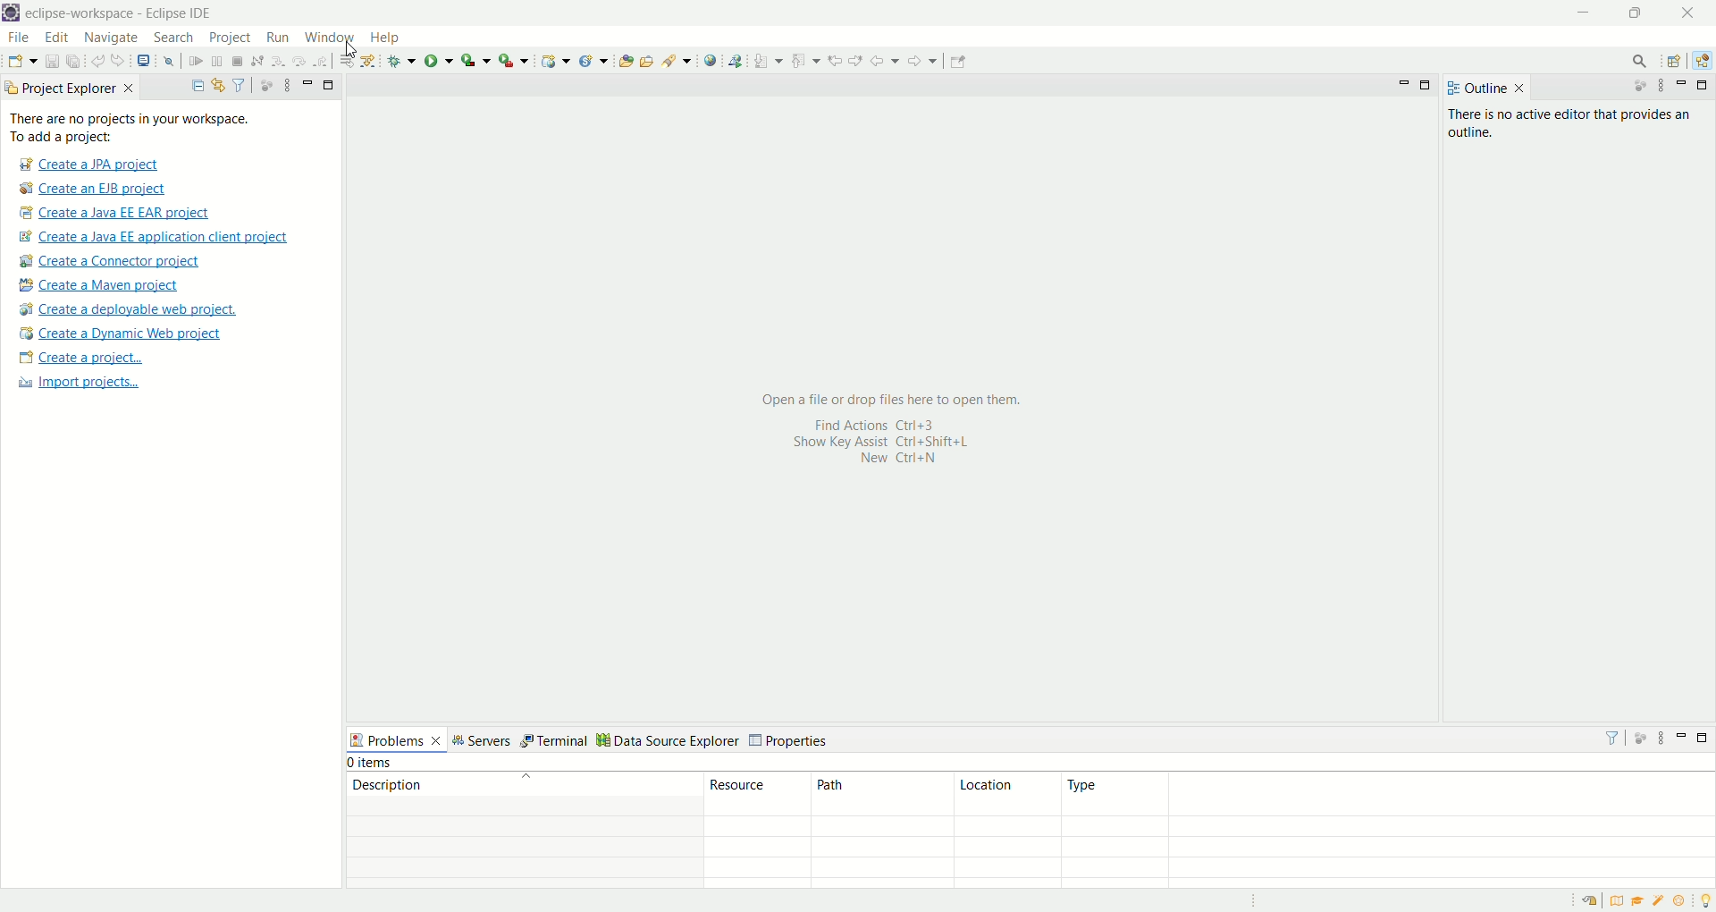 The width and height of the screenshot is (1716, 912). What do you see at coordinates (168, 62) in the screenshot?
I see `skip all the breakpoints` at bounding box center [168, 62].